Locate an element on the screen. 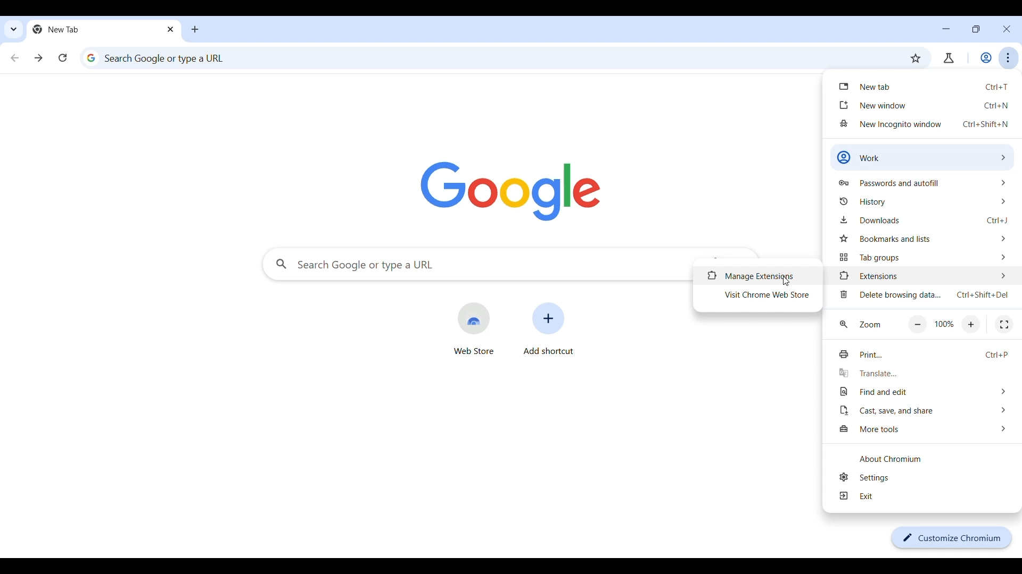 This screenshot has height=574, width=1022. Extension options is located at coordinates (924, 275).